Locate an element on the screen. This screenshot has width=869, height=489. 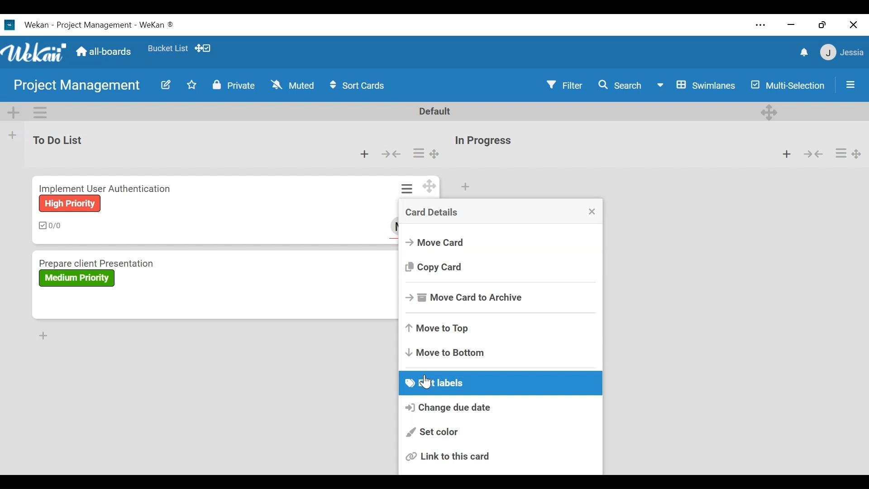
Add list is located at coordinates (13, 135).